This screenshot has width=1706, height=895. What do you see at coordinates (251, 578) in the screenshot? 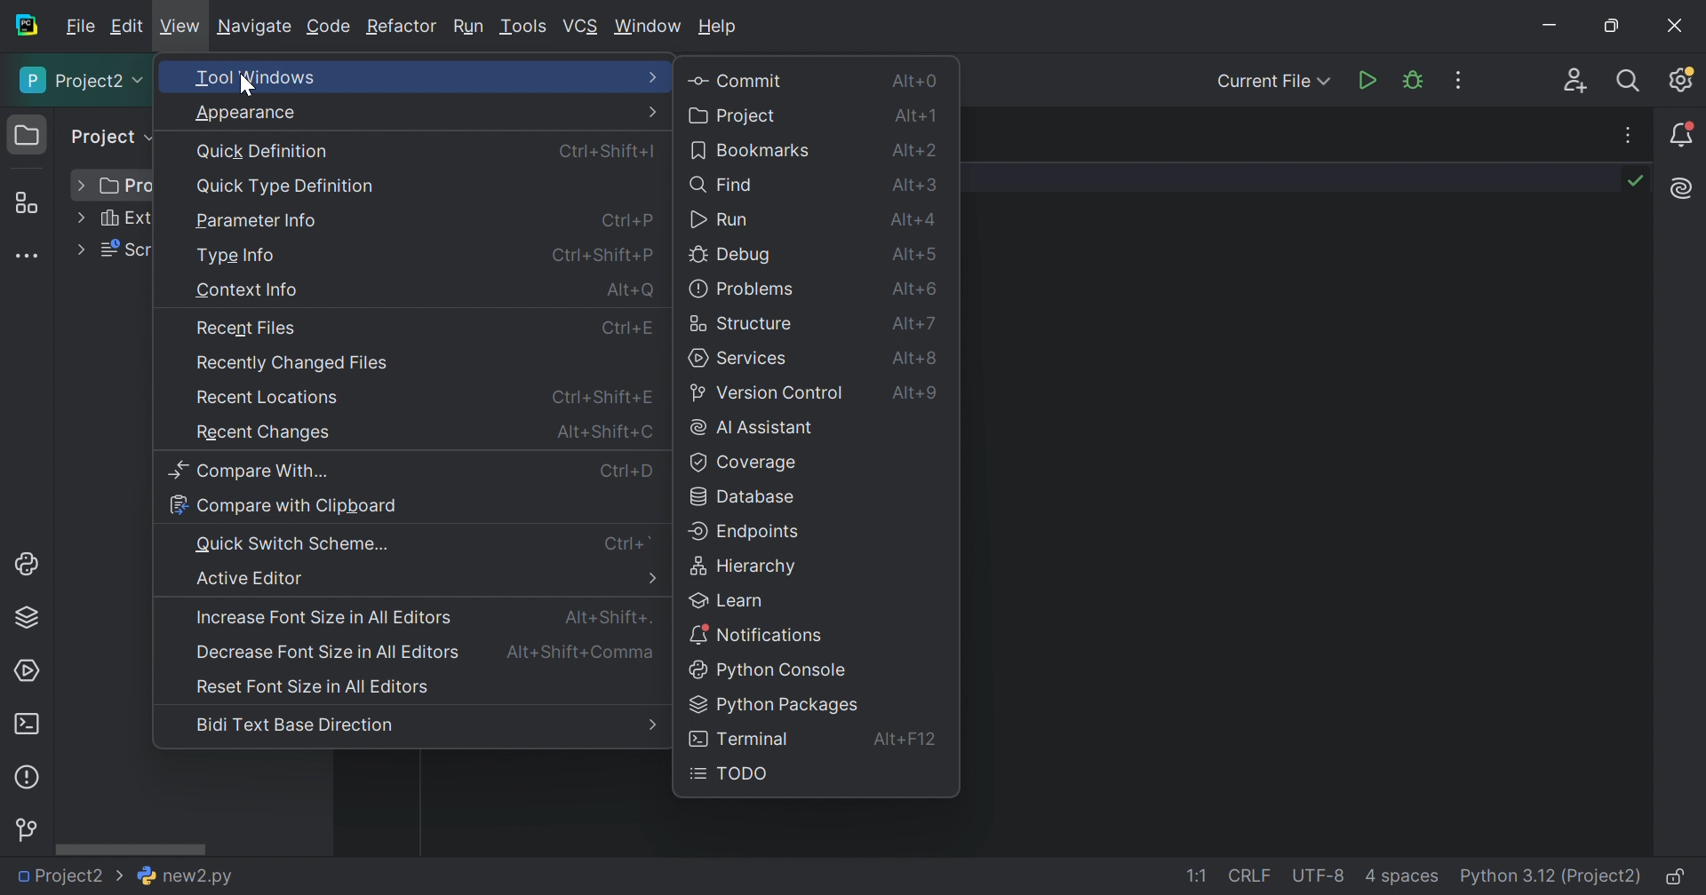
I see `Active editors` at bounding box center [251, 578].